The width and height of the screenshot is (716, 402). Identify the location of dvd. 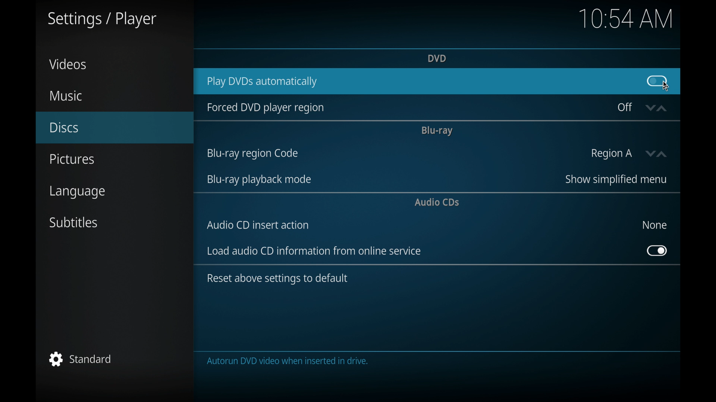
(436, 58).